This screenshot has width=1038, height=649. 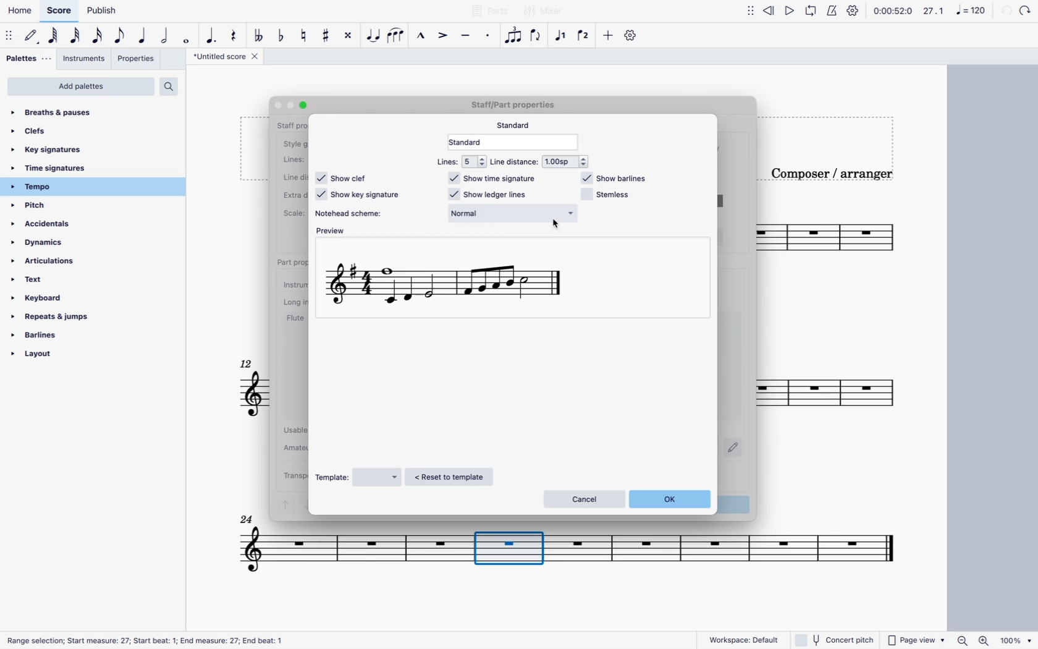 What do you see at coordinates (444, 35) in the screenshot?
I see `accent` at bounding box center [444, 35].